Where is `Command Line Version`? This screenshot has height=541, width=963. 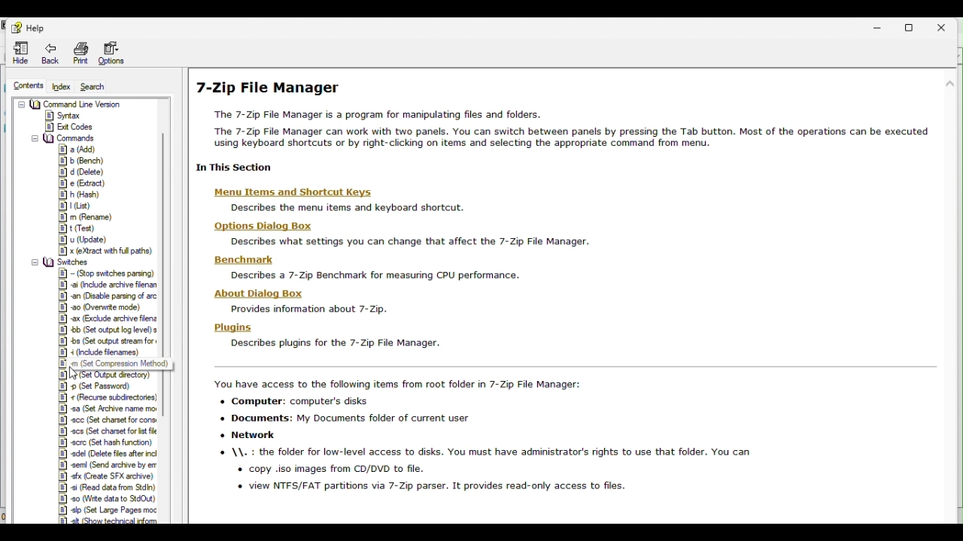
Command Line Version is located at coordinates (73, 104).